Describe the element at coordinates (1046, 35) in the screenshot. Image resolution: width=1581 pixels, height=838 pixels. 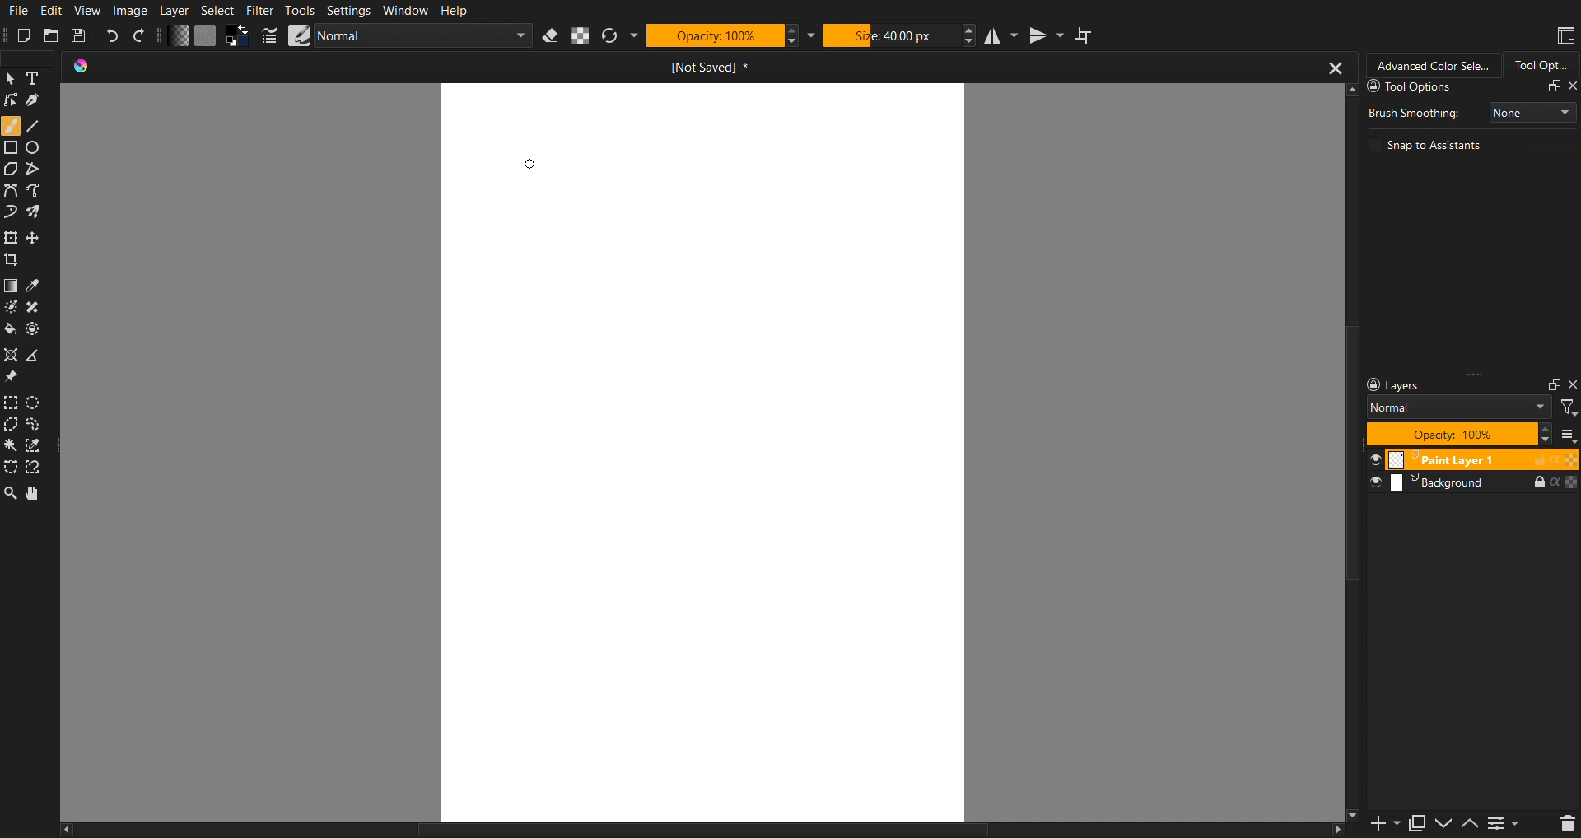
I see `Vertical Mirror` at that location.